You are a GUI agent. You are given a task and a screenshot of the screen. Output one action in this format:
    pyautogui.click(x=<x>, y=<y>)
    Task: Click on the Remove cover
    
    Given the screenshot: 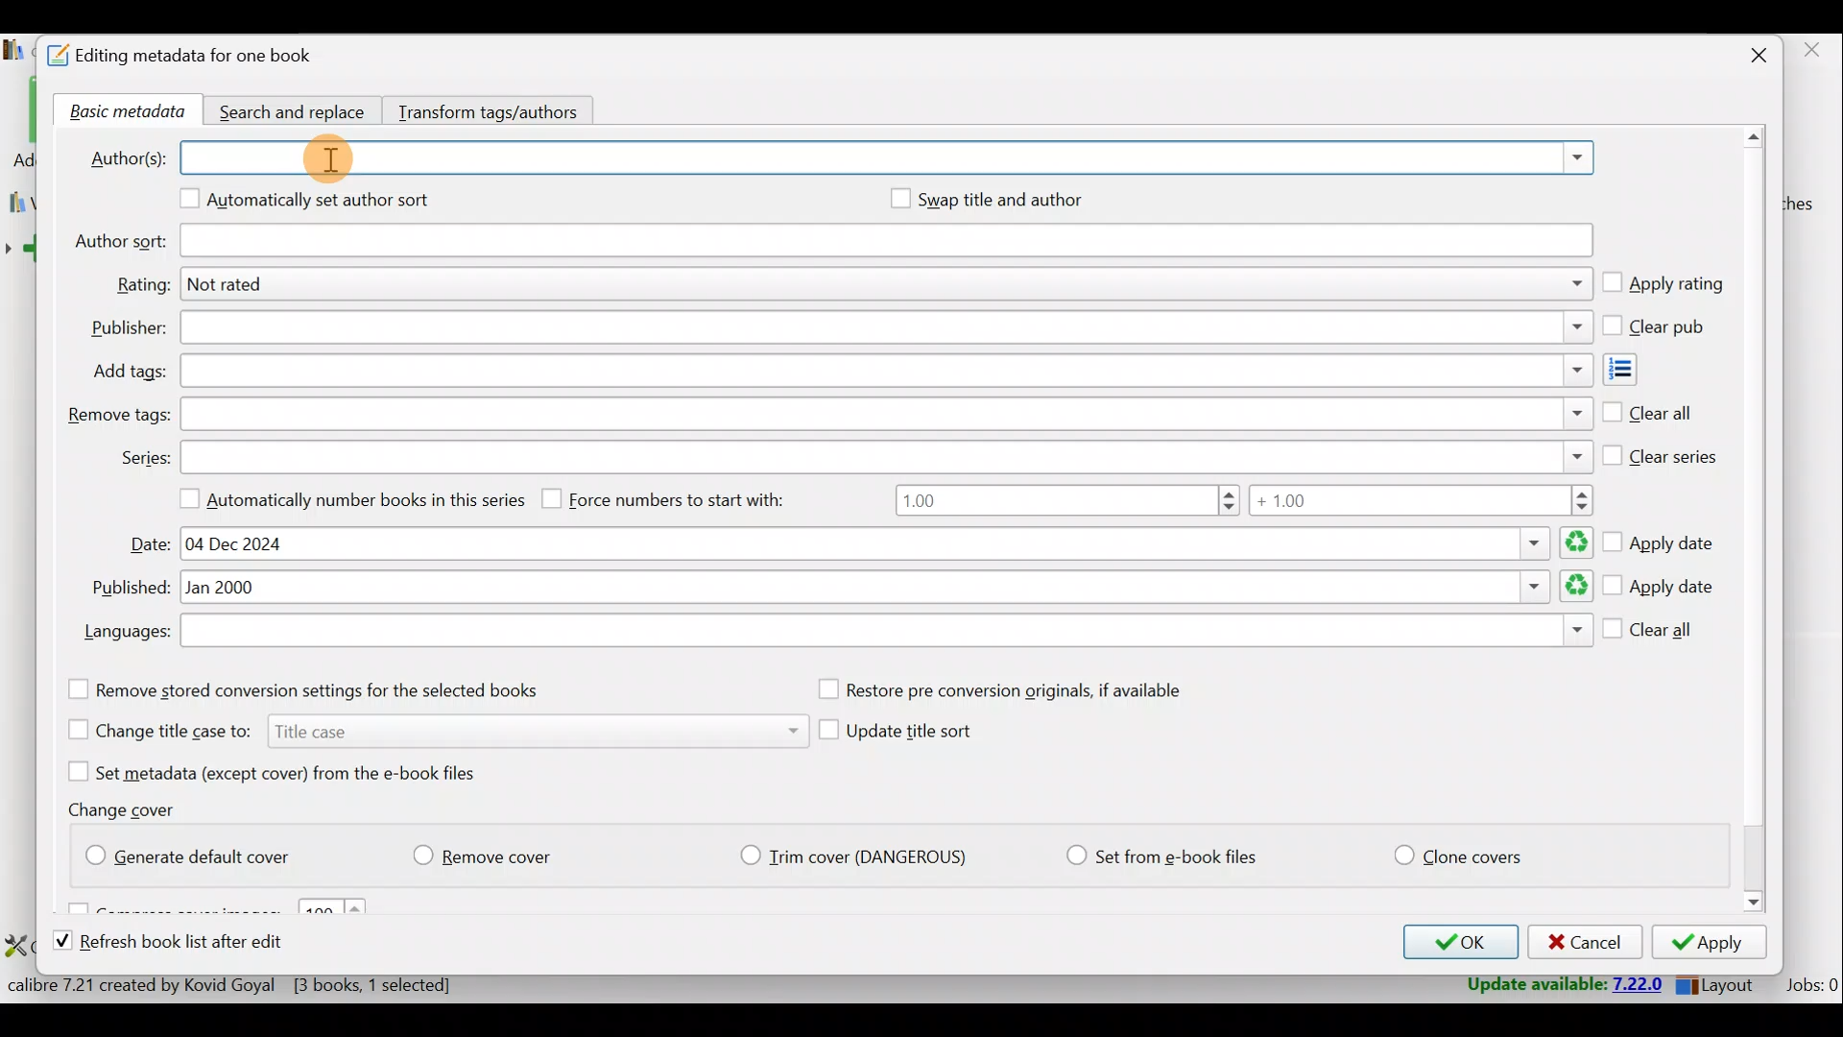 What is the action you would take?
    pyautogui.click(x=494, y=852)
    